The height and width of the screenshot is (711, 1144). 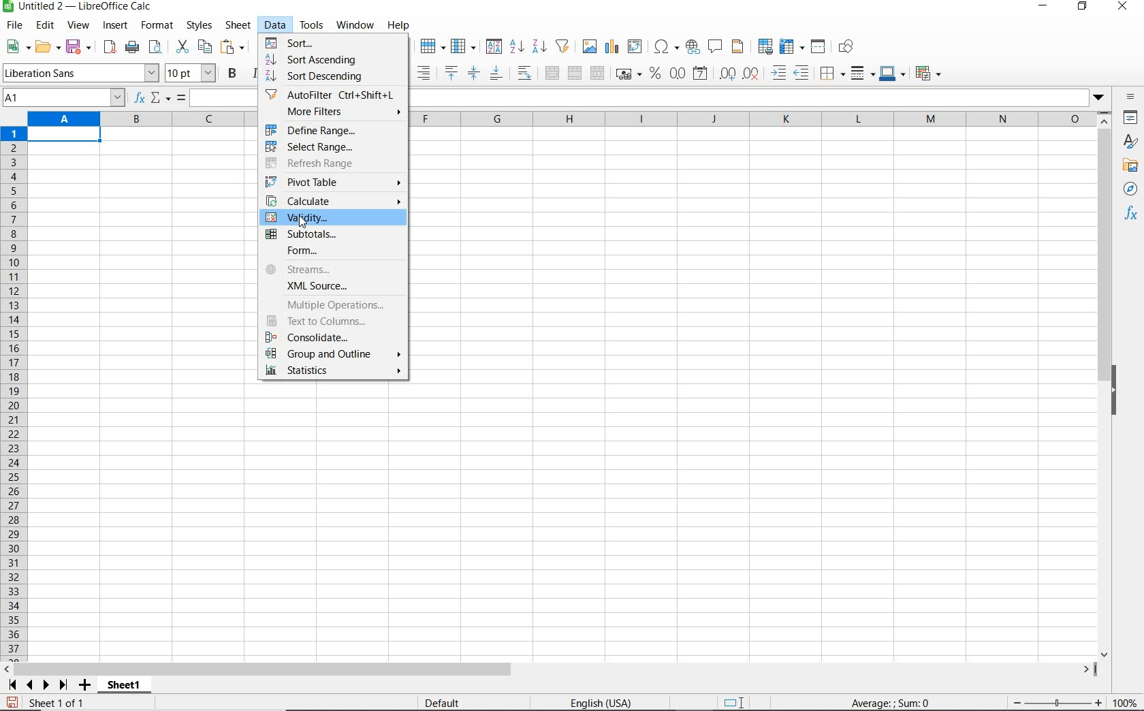 What do you see at coordinates (332, 373) in the screenshot?
I see `statistics` at bounding box center [332, 373].